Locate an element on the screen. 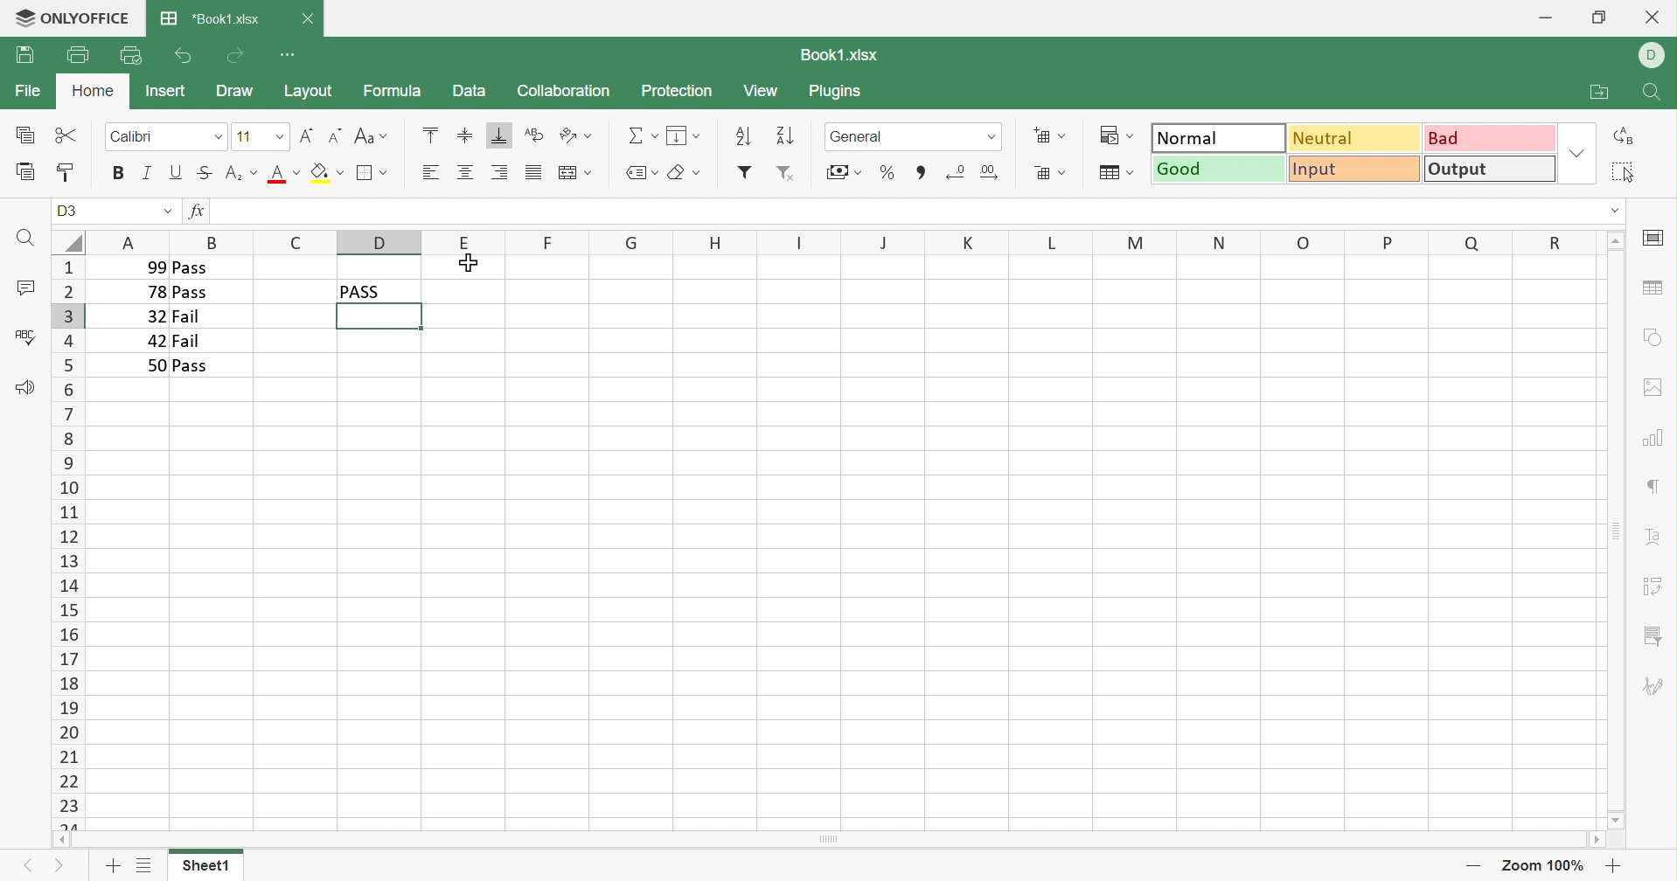 Image resolution: width=1677 pixels, height=881 pixels. Format as table template is located at coordinates (1114, 173).